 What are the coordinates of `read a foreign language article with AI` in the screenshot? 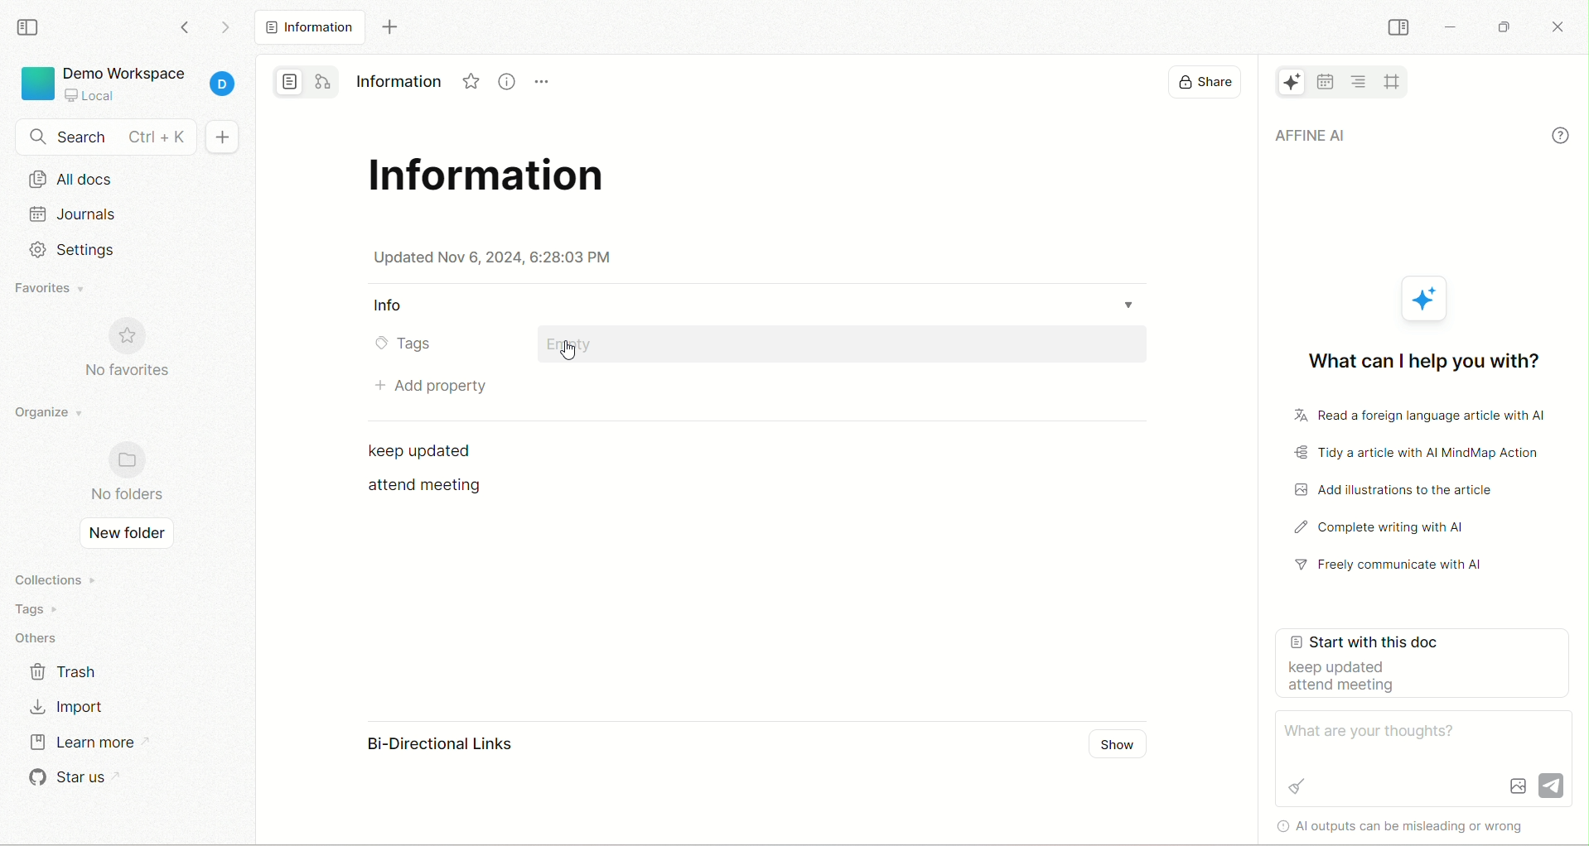 It's located at (1417, 416).